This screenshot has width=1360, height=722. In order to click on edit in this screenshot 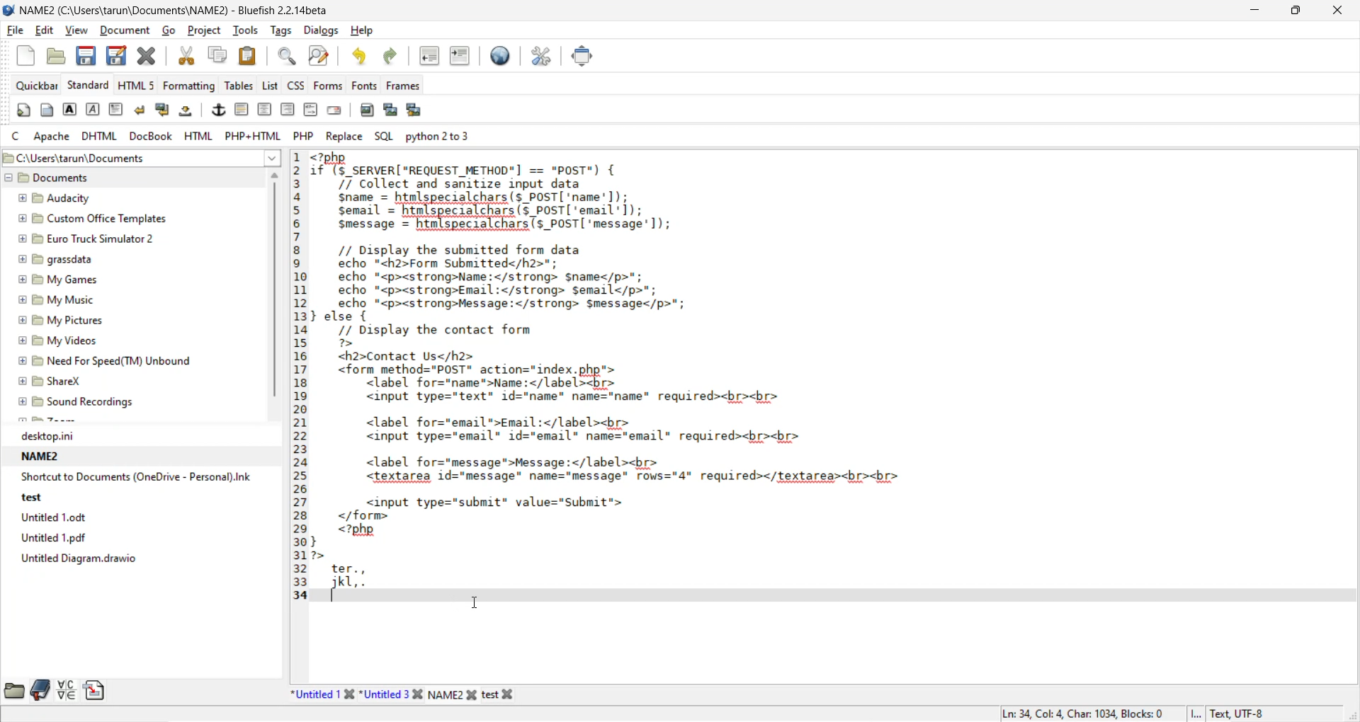, I will do `click(46, 32)`.